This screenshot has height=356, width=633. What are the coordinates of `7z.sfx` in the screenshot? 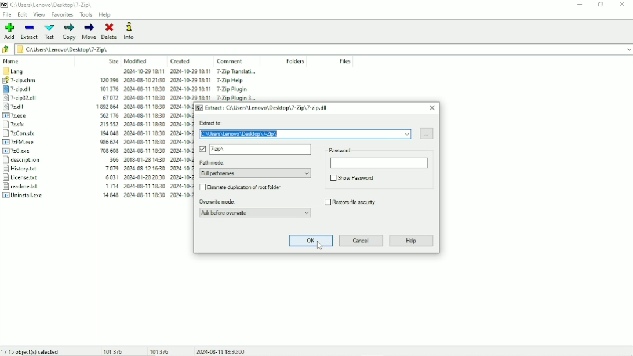 It's located at (42, 123).